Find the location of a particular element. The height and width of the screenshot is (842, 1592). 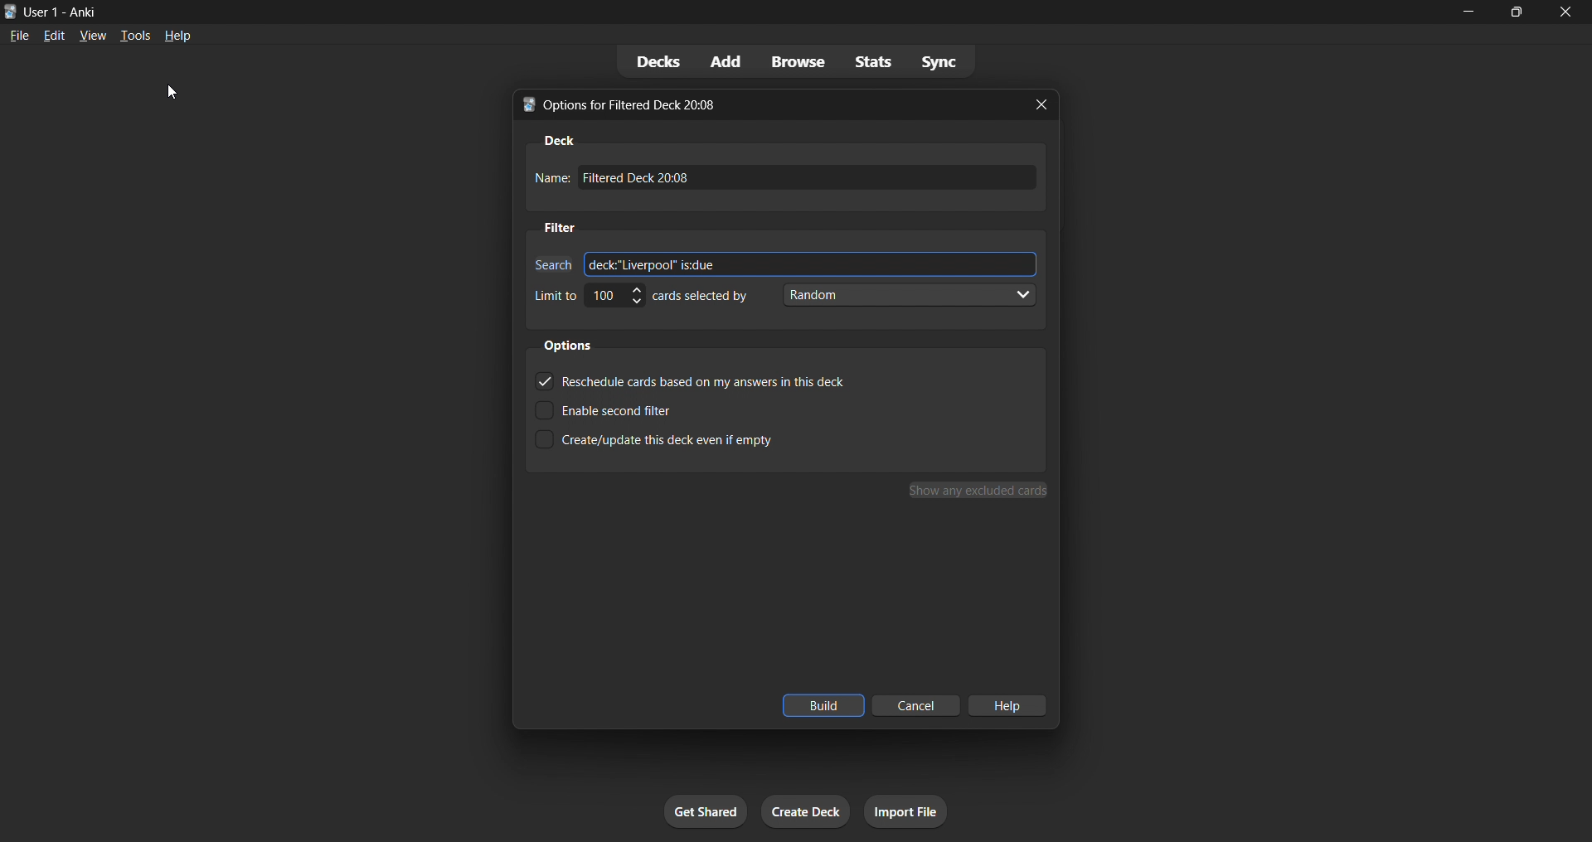

get shared is located at coordinates (707, 811).